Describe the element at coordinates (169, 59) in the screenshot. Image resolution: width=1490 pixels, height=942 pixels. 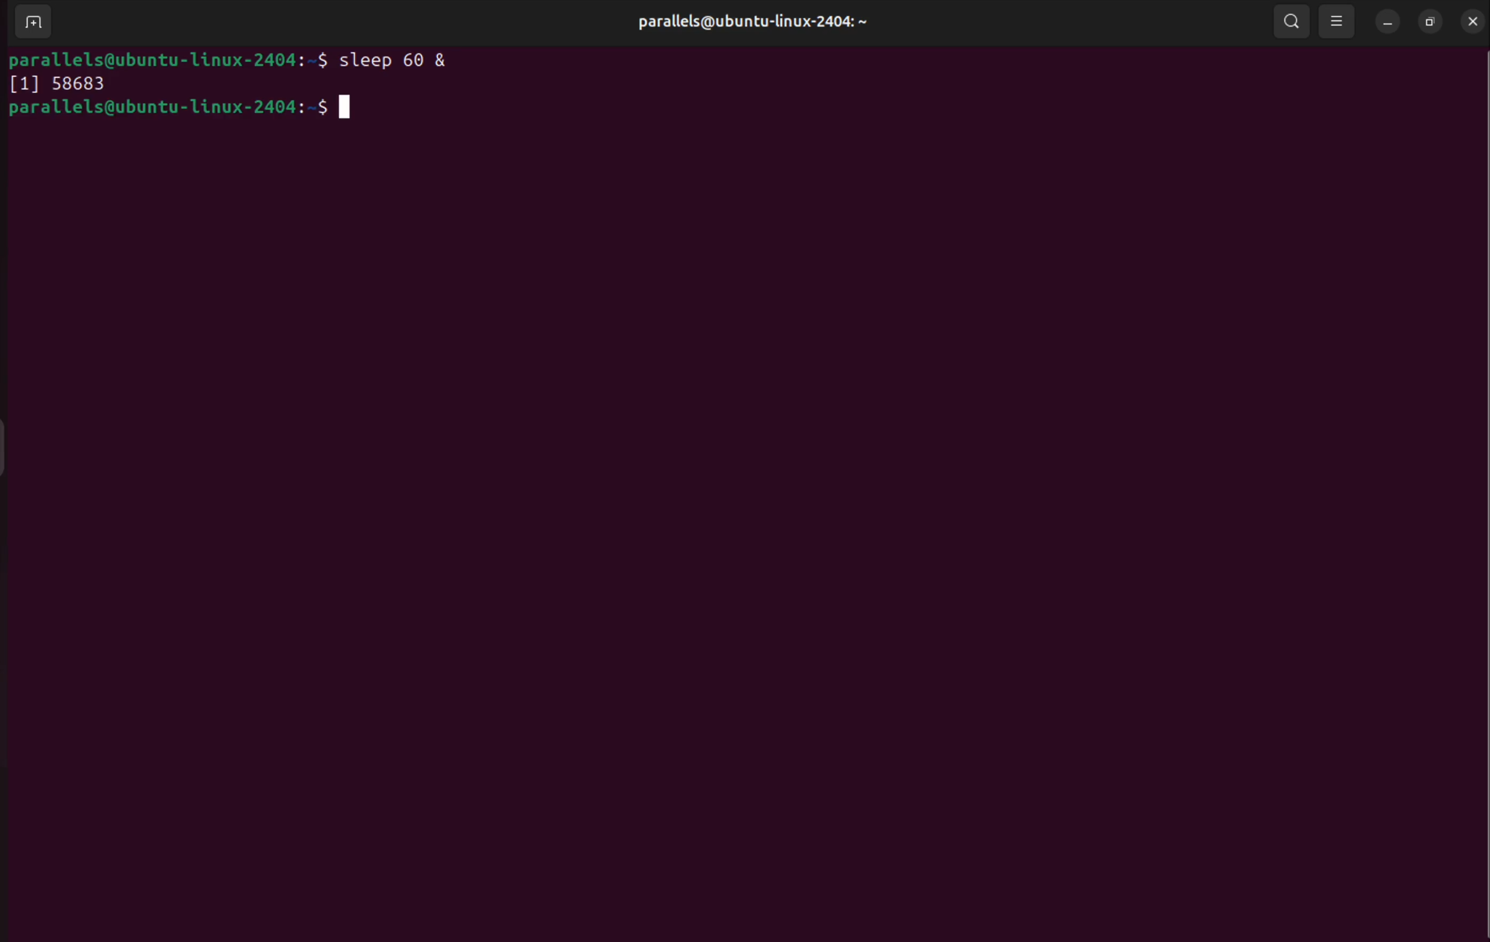
I see `parallels@ubuntu-linux-2404: ~$` at that location.